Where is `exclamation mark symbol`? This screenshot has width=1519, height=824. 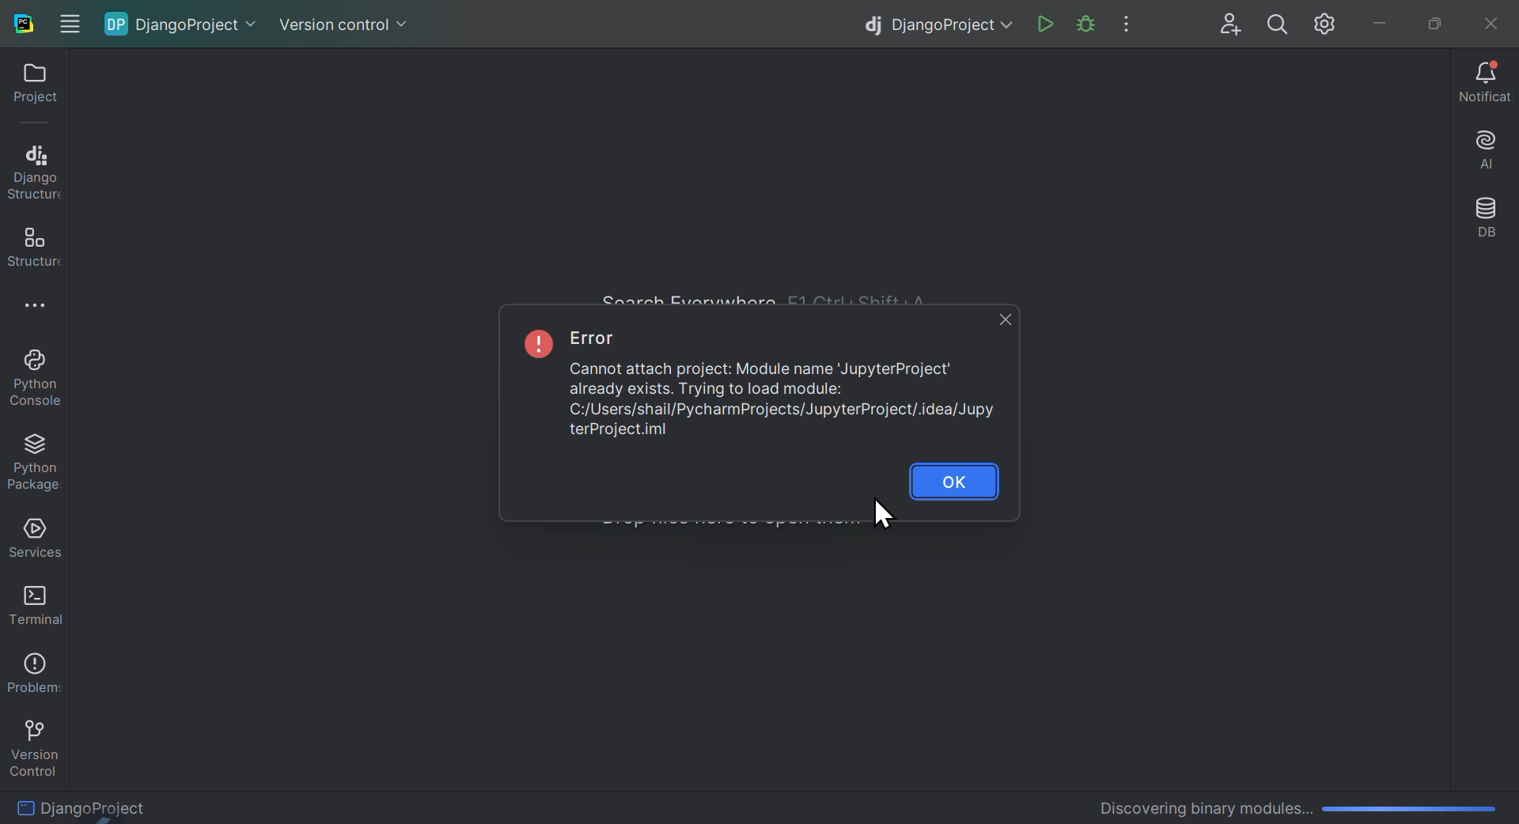
exclamation mark symbol is located at coordinates (535, 342).